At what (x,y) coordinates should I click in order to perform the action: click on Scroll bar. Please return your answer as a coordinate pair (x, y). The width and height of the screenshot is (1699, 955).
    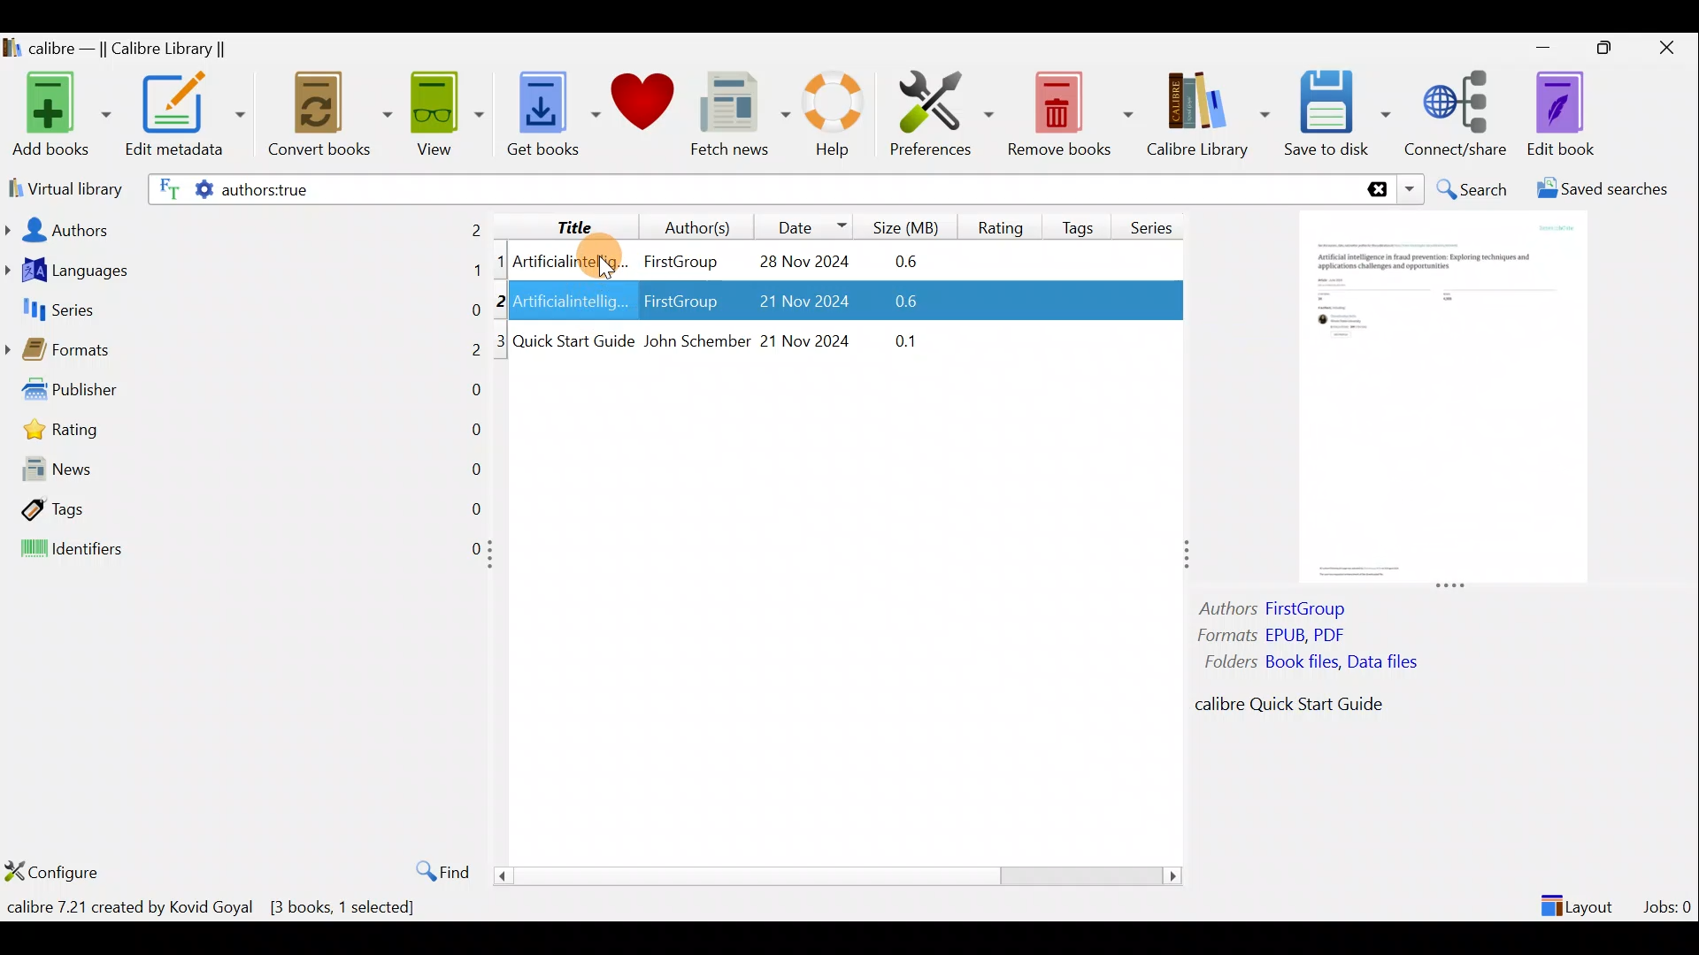
    Looking at the image, I should click on (831, 875).